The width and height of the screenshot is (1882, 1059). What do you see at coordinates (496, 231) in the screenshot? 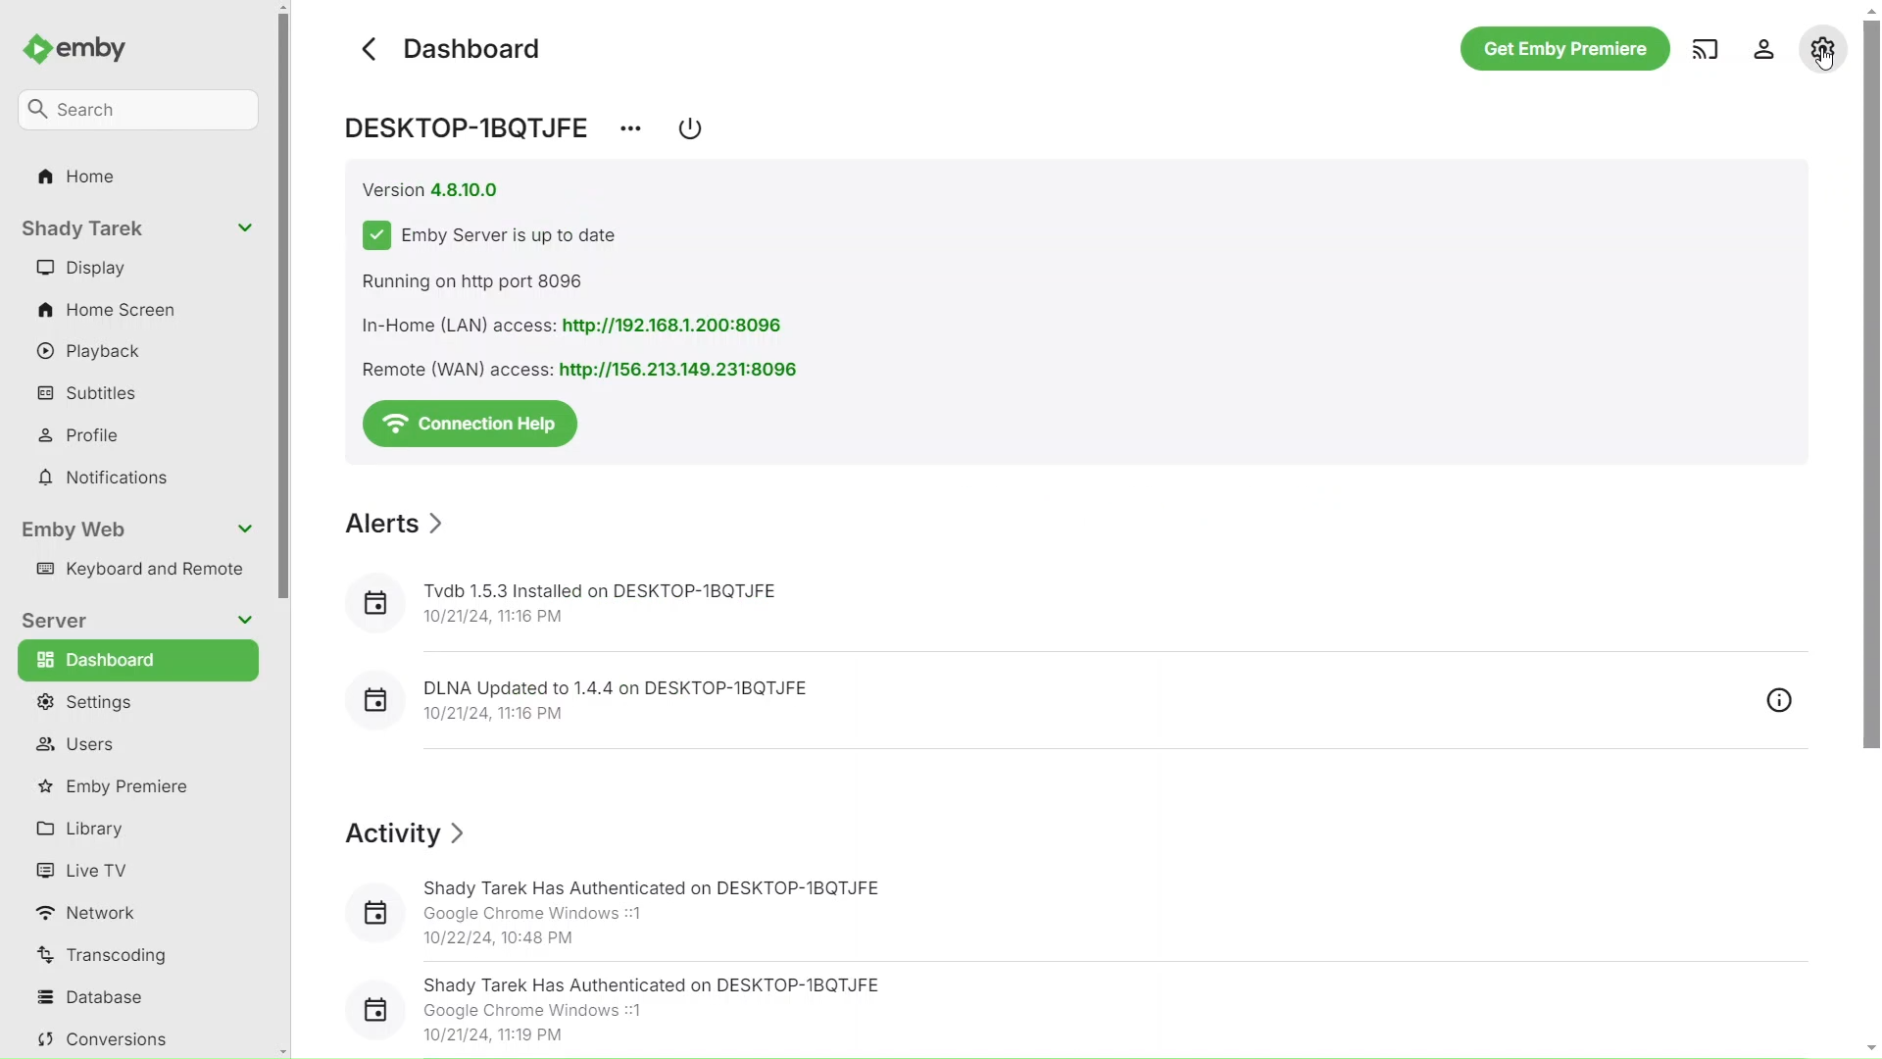
I see `Emby Server is up to date` at bounding box center [496, 231].